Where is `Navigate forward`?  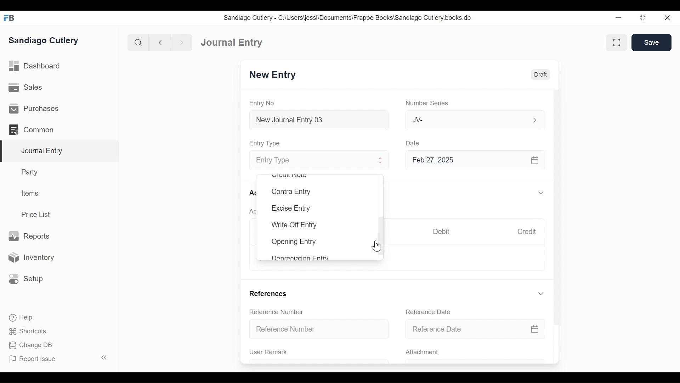
Navigate forward is located at coordinates (181, 43).